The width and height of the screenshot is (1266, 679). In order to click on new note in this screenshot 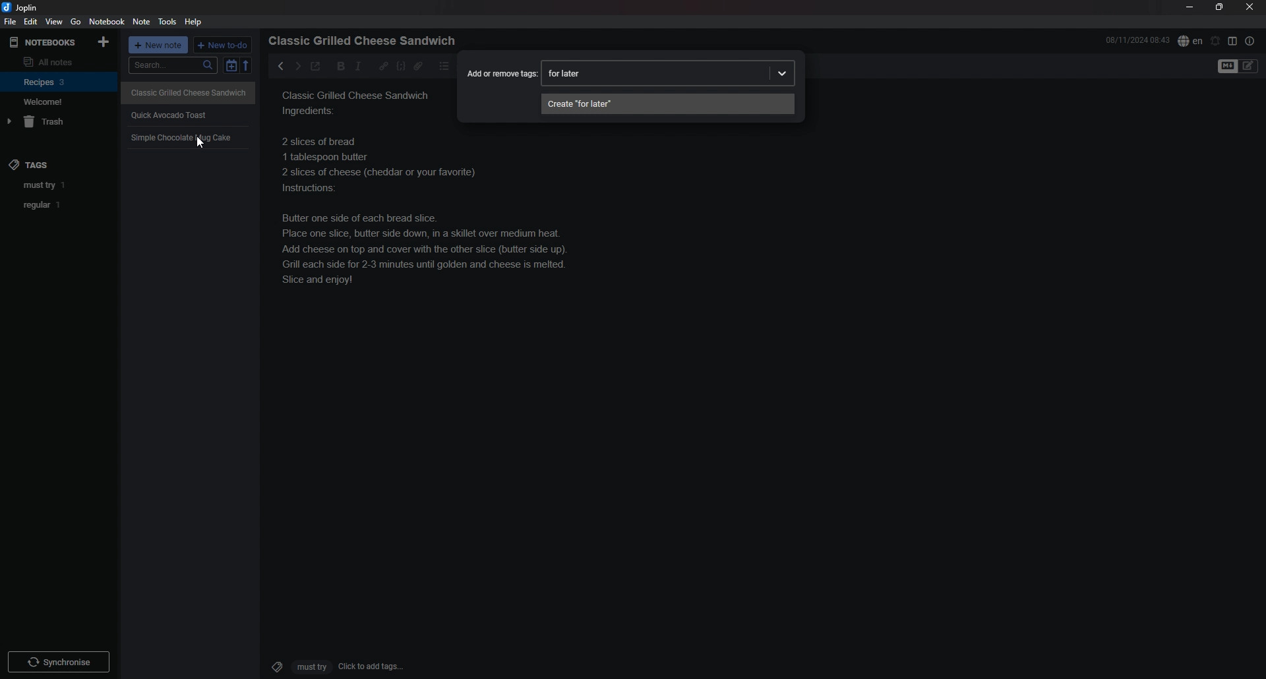, I will do `click(160, 46)`.